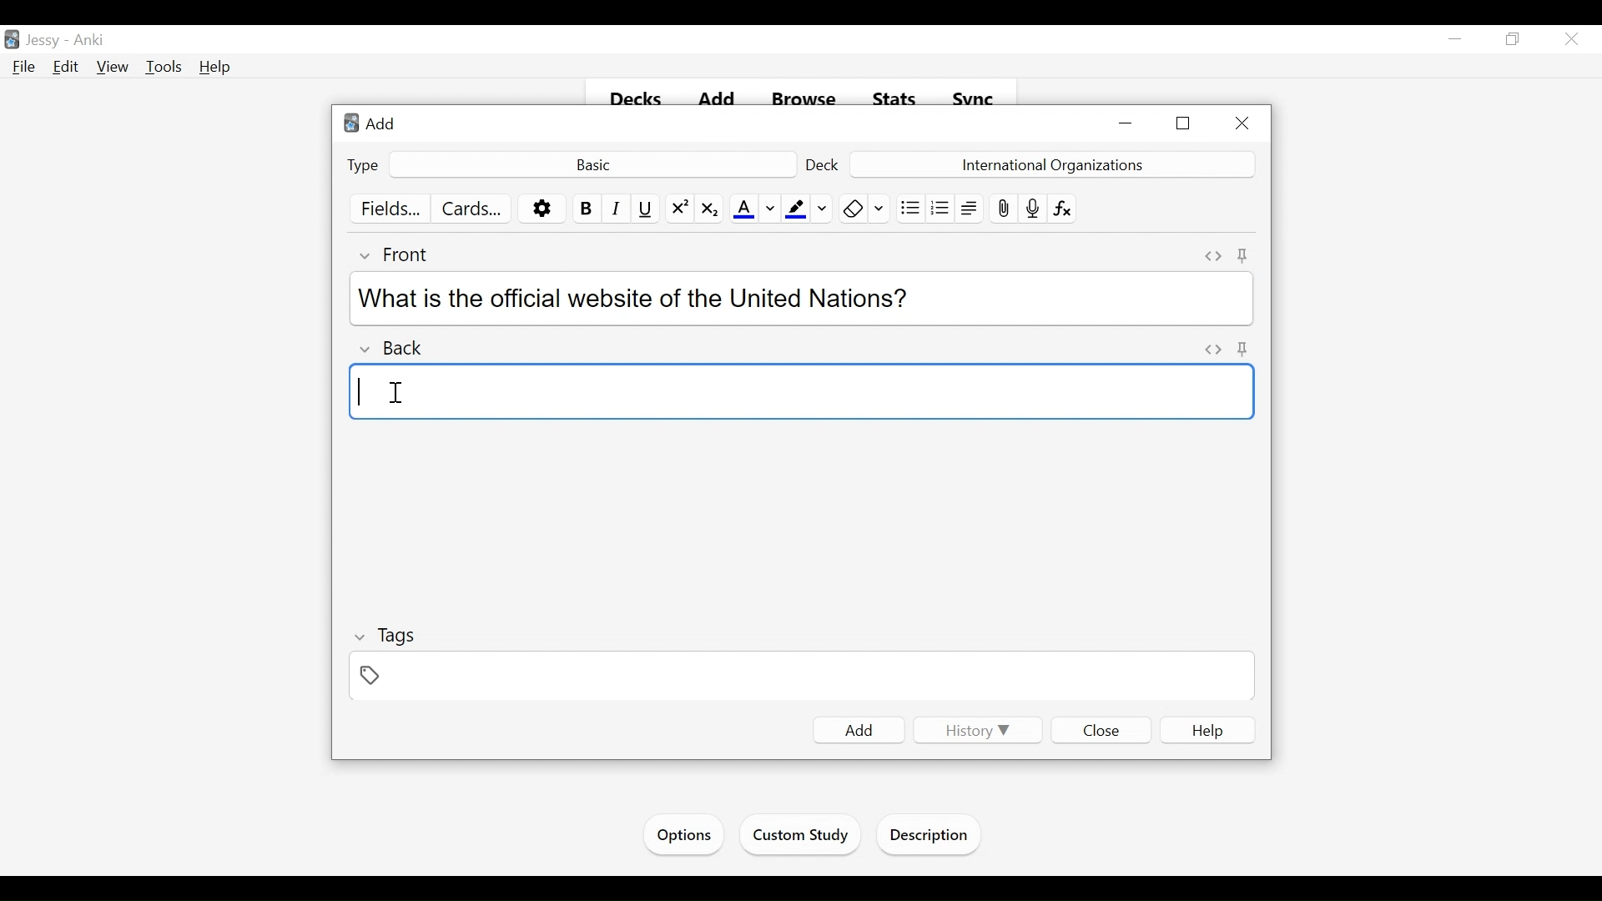 The width and height of the screenshot is (1602, 901). I want to click on Close, so click(1101, 730).